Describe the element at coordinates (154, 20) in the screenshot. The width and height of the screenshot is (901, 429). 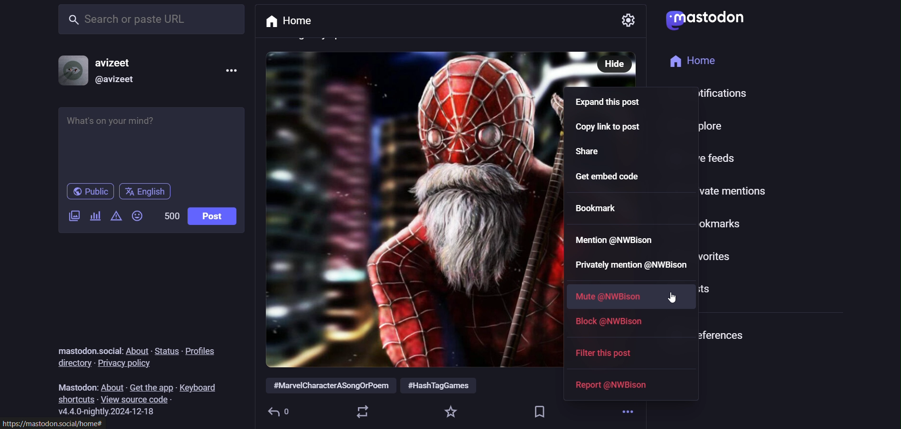
I see `search` at that location.